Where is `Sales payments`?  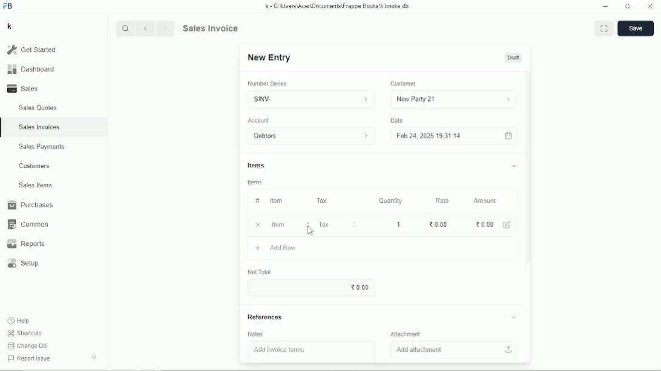
Sales payments is located at coordinates (44, 147).